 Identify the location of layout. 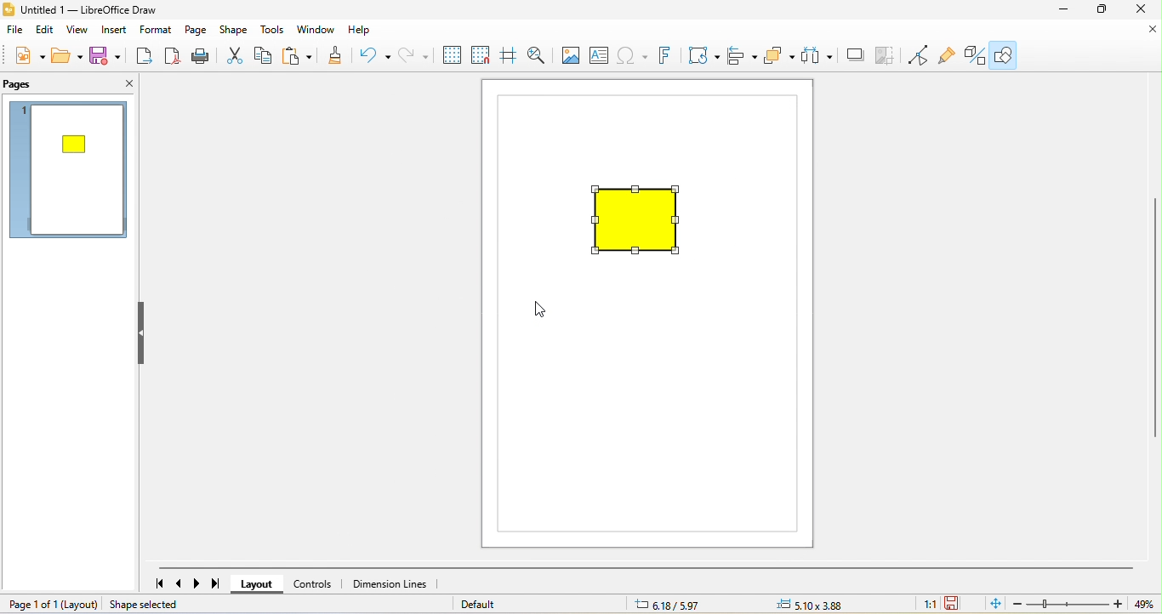
(259, 586).